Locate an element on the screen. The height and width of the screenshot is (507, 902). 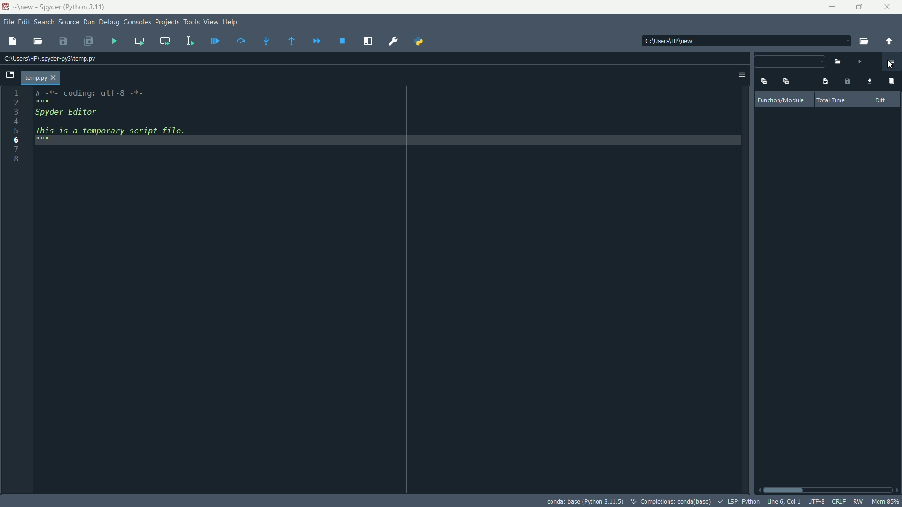
run menu is located at coordinates (89, 22).